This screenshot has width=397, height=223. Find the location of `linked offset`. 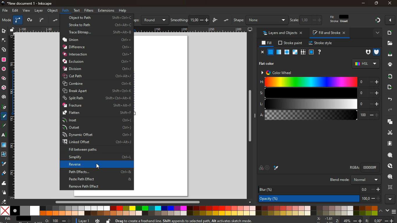

linked offset is located at coordinates (97, 142).